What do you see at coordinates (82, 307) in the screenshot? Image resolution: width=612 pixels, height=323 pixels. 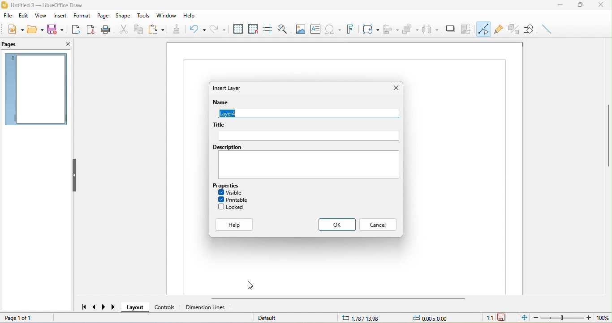 I see `first page` at bounding box center [82, 307].